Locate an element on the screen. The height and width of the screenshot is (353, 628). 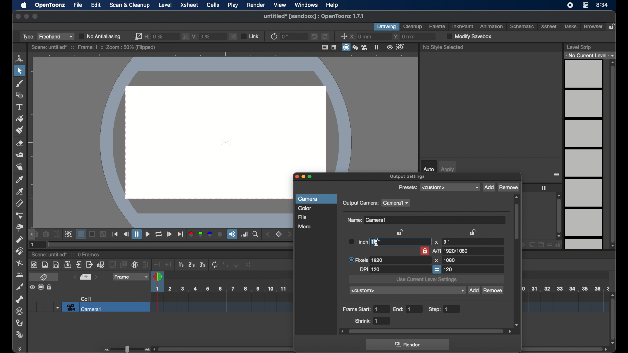
h is located at coordinates (155, 36).